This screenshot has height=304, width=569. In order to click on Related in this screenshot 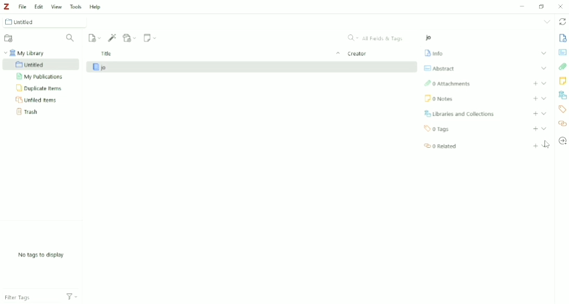, I will do `click(441, 146)`.